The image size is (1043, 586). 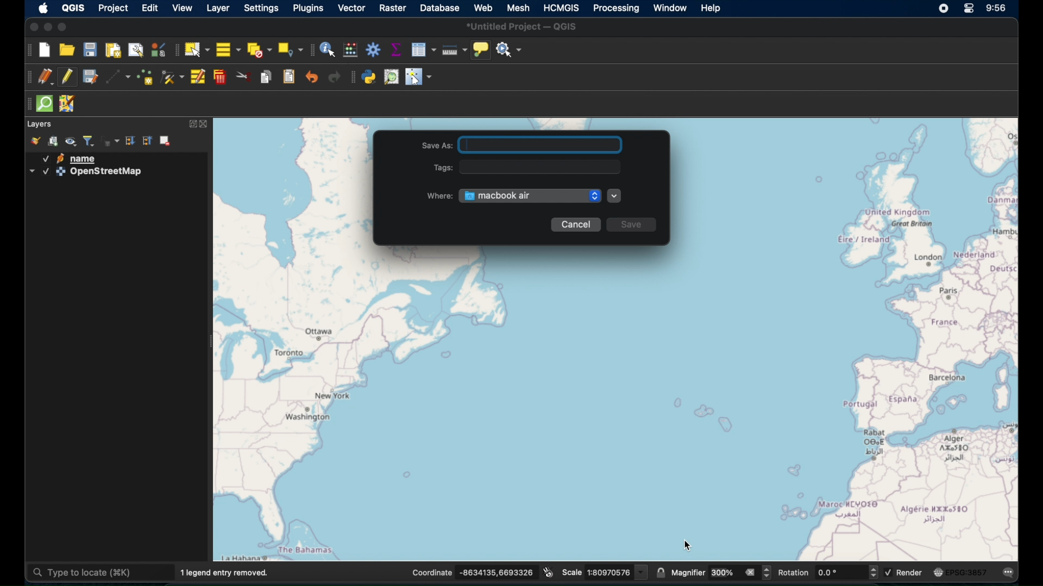 What do you see at coordinates (28, 79) in the screenshot?
I see `digitizing toolbar` at bounding box center [28, 79].